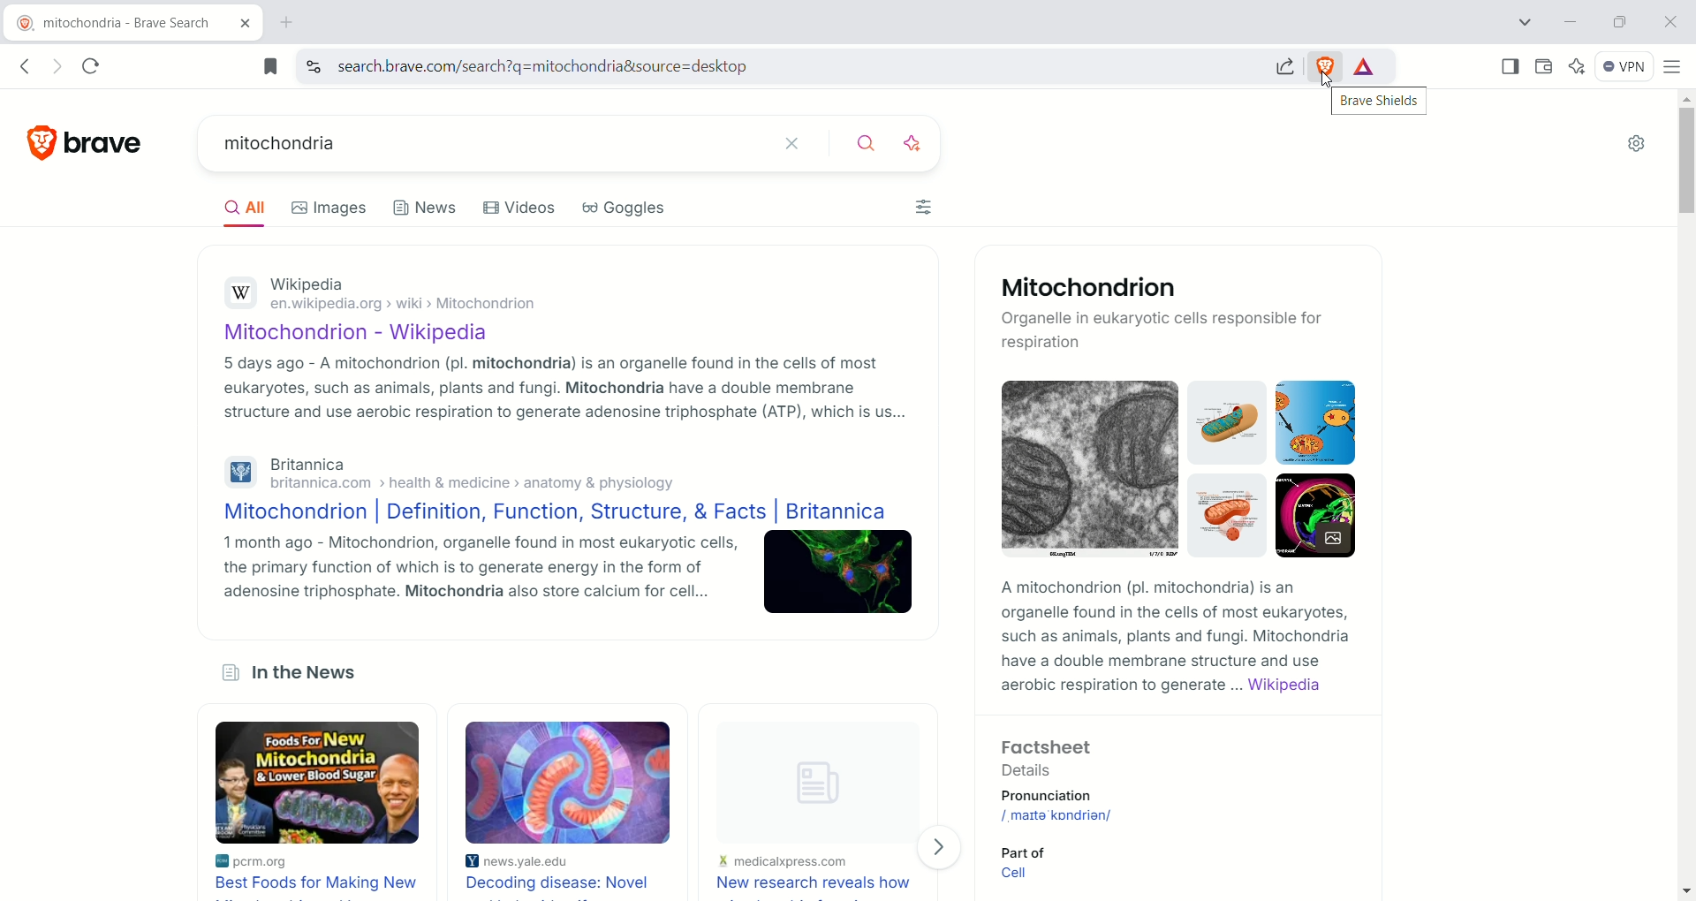  Describe the element at coordinates (284, 24) in the screenshot. I see `new tab` at that location.